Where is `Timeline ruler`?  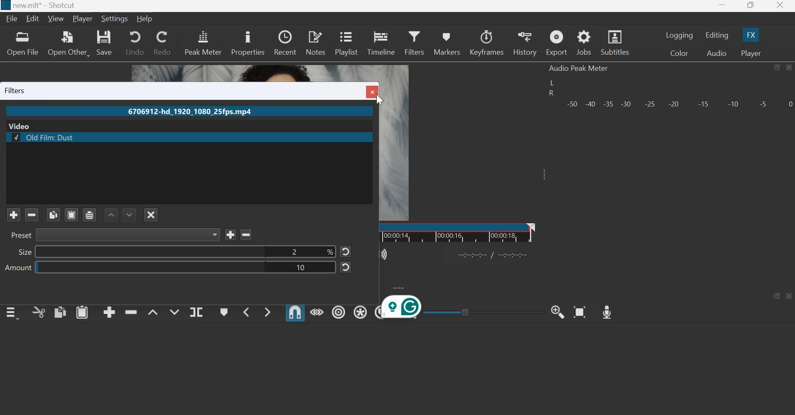 Timeline ruler is located at coordinates (458, 232).